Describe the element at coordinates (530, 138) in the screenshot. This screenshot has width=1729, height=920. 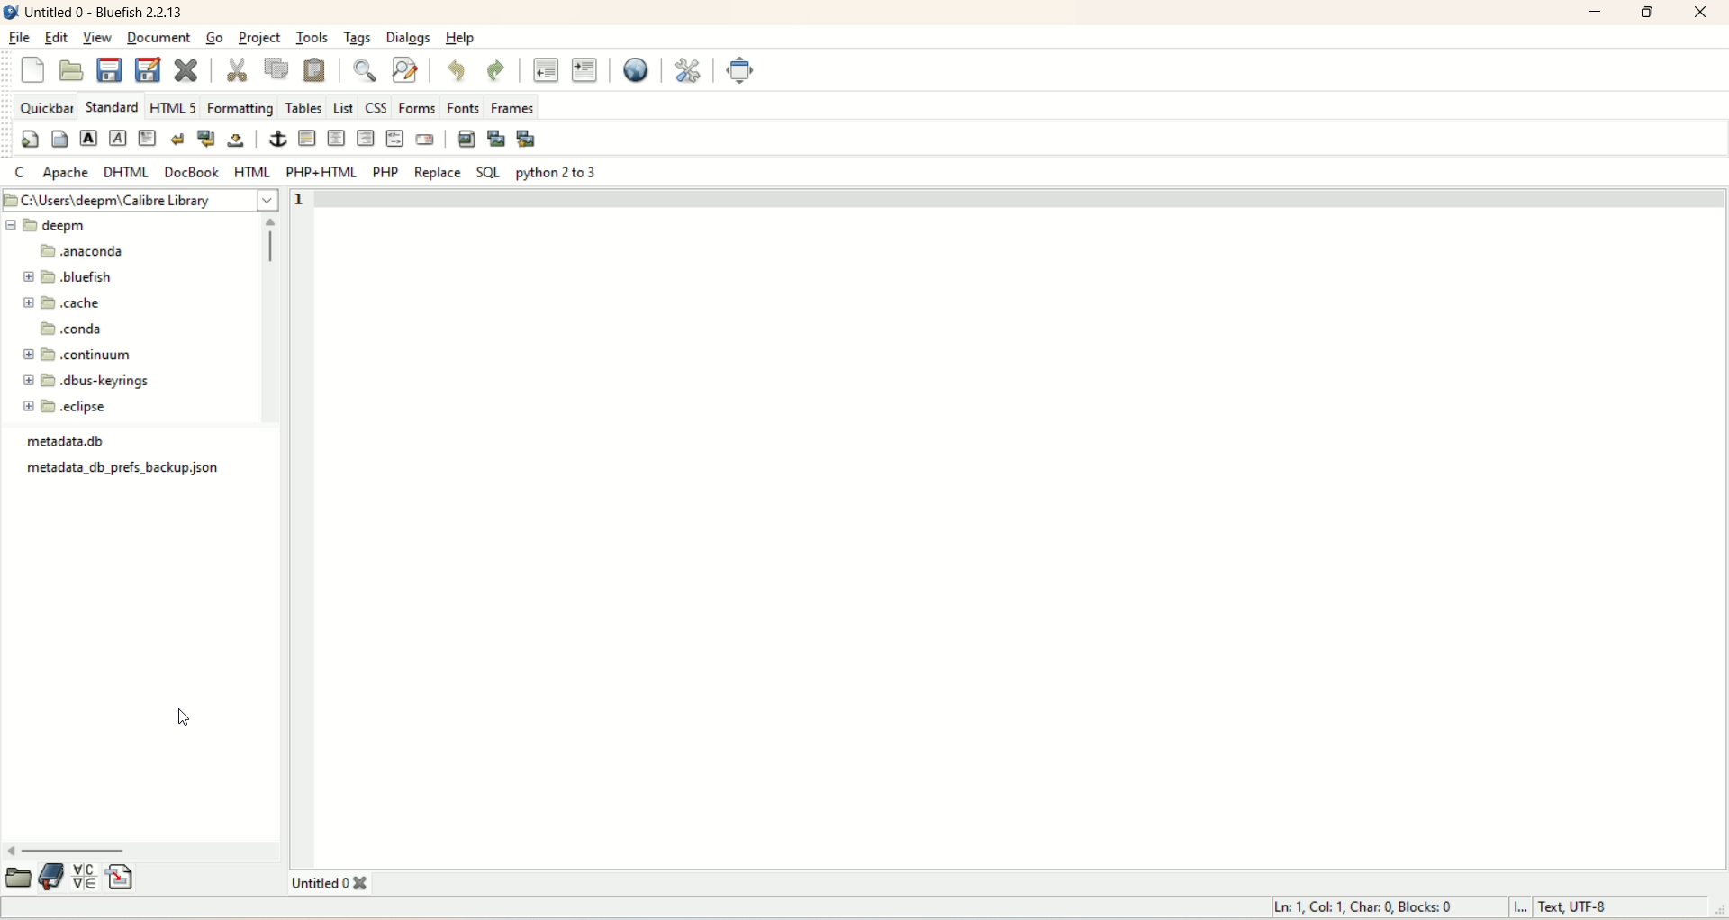
I see `multi-thumbnail` at that location.